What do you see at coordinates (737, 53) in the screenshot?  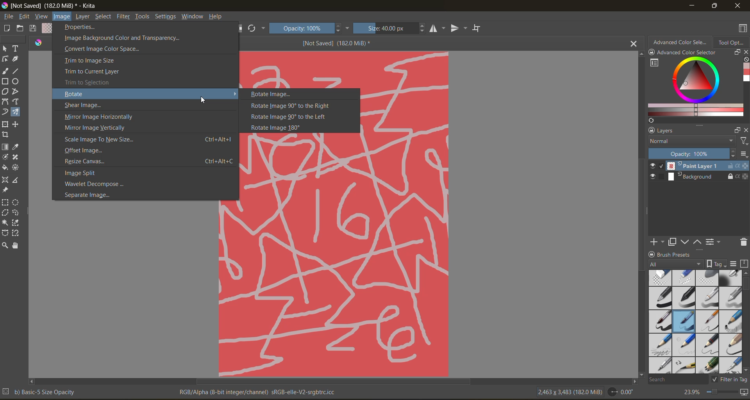 I see `float docker` at bounding box center [737, 53].